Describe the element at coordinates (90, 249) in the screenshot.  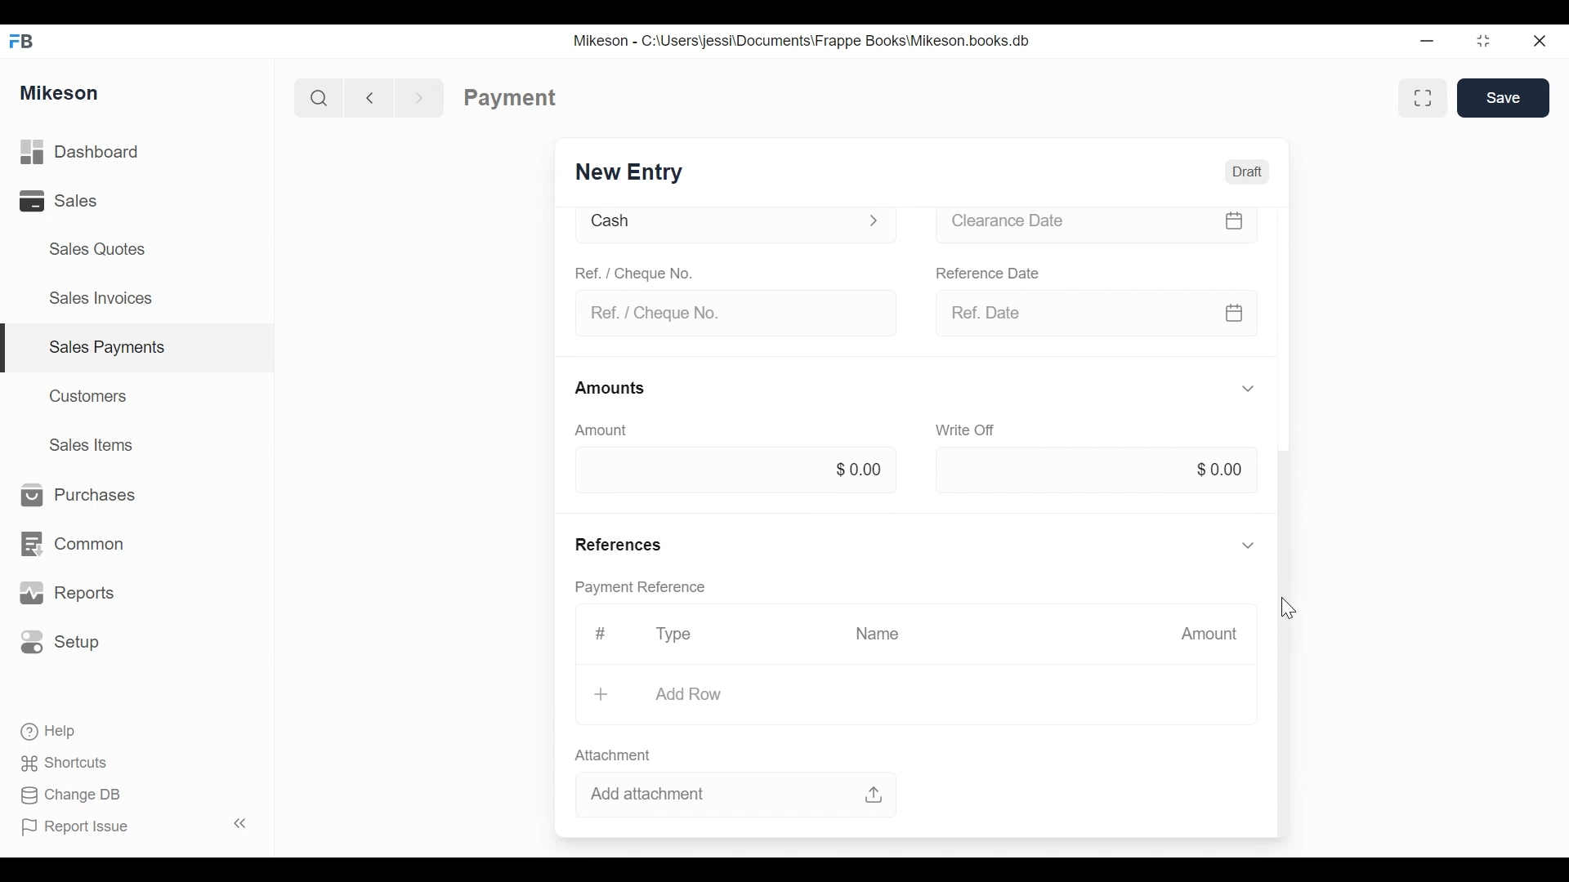
I see `Sales Quotes` at that location.